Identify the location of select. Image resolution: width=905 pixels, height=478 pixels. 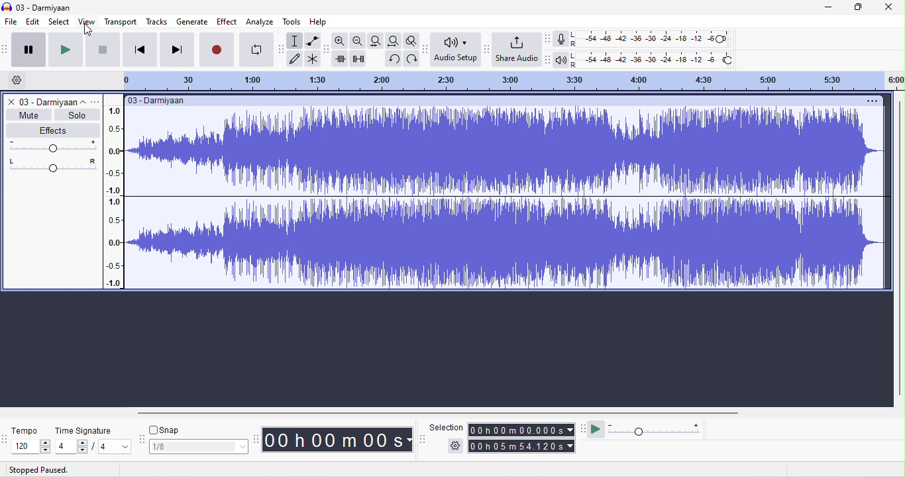
(58, 23).